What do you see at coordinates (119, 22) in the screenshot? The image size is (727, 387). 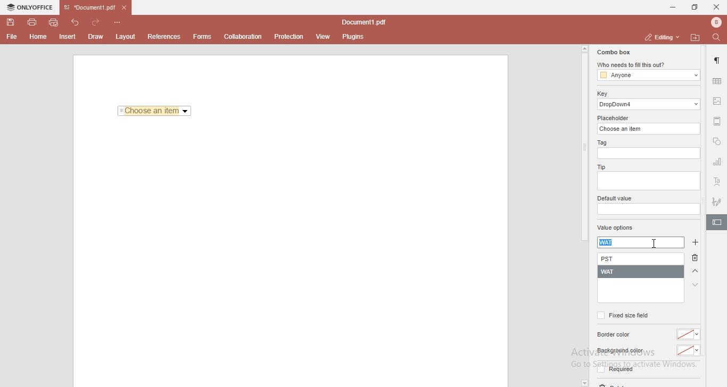 I see `customise quick access toolbar` at bounding box center [119, 22].